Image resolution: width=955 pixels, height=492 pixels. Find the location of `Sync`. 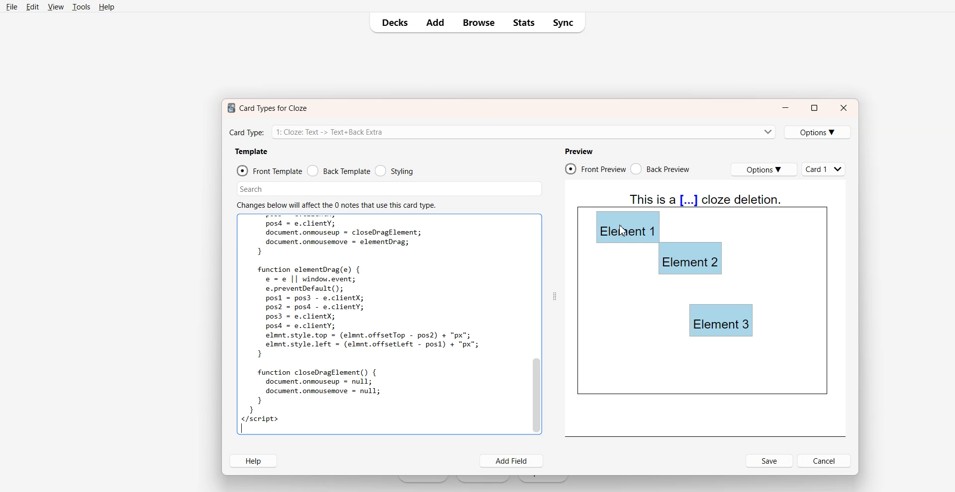

Sync is located at coordinates (565, 23).